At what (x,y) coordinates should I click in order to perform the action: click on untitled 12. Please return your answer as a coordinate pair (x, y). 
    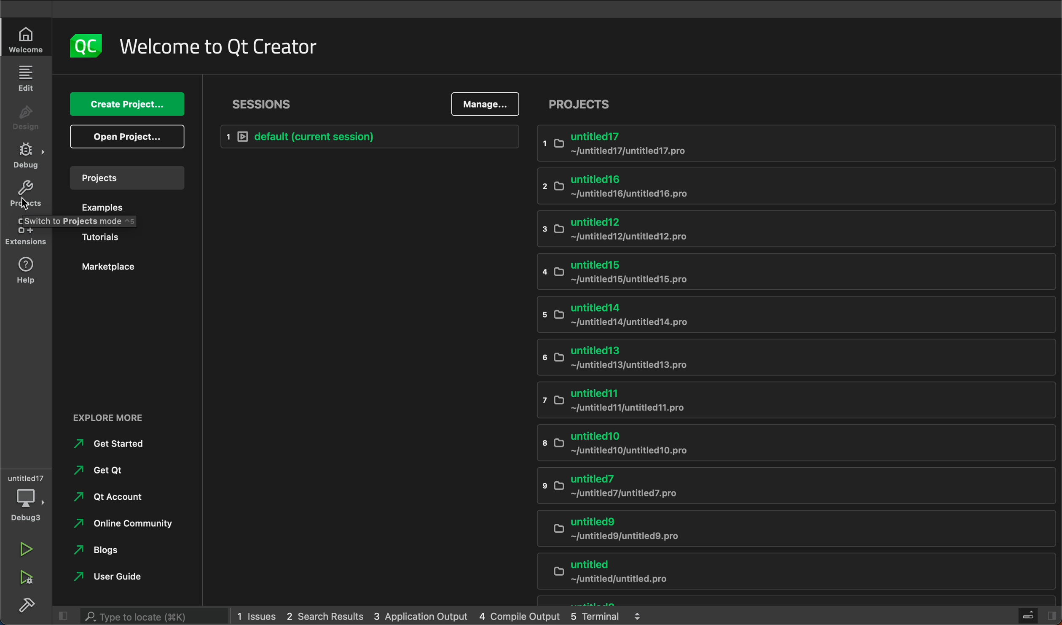
    Looking at the image, I should click on (793, 228).